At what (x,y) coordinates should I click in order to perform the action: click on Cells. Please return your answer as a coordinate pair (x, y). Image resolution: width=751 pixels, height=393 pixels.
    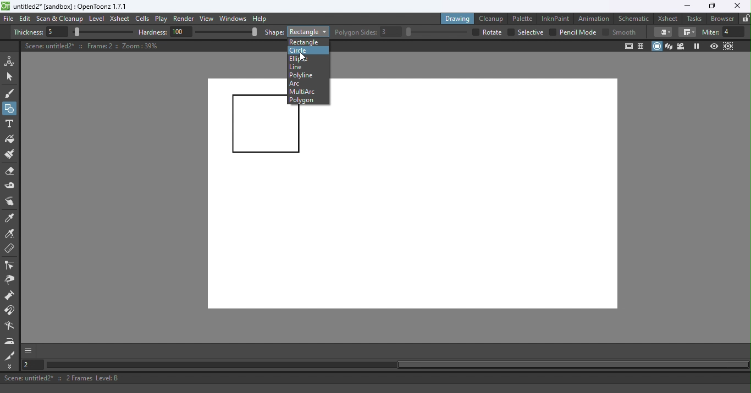
    Looking at the image, I should click on (144, 19).